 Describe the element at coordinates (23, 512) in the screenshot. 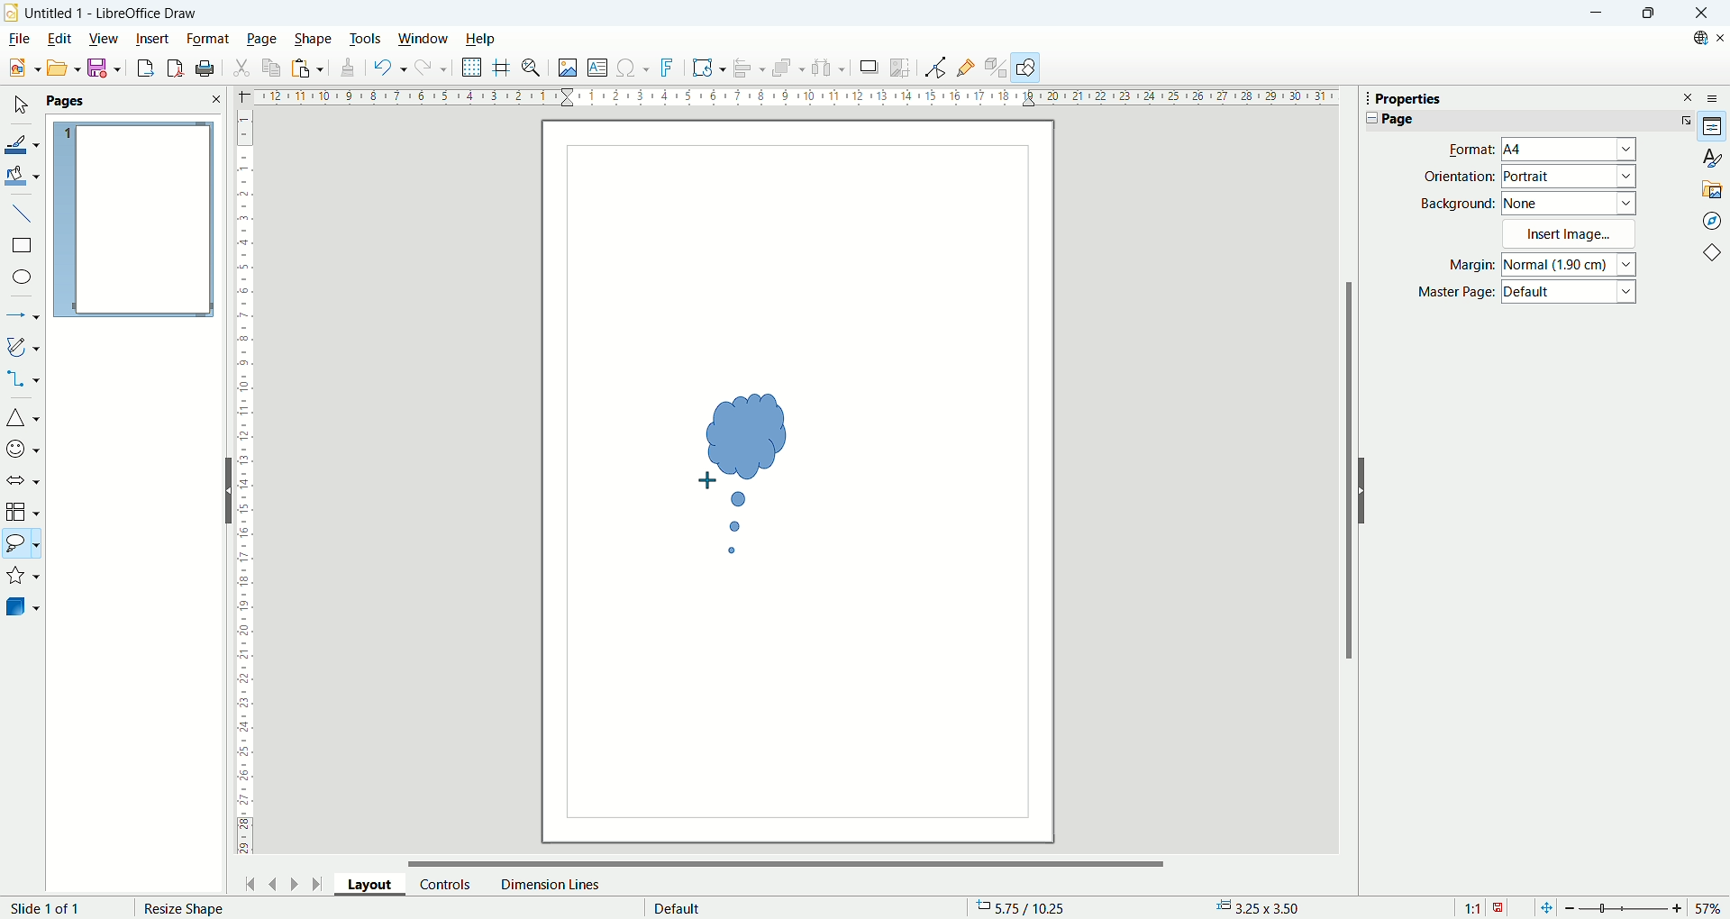

I see `flowchart` at that location.